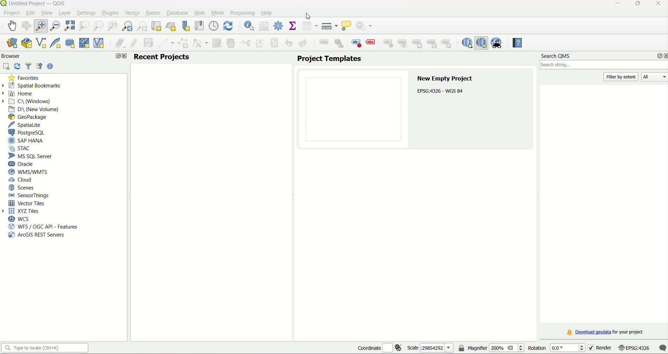  I want to click on render, so click(599, 348).